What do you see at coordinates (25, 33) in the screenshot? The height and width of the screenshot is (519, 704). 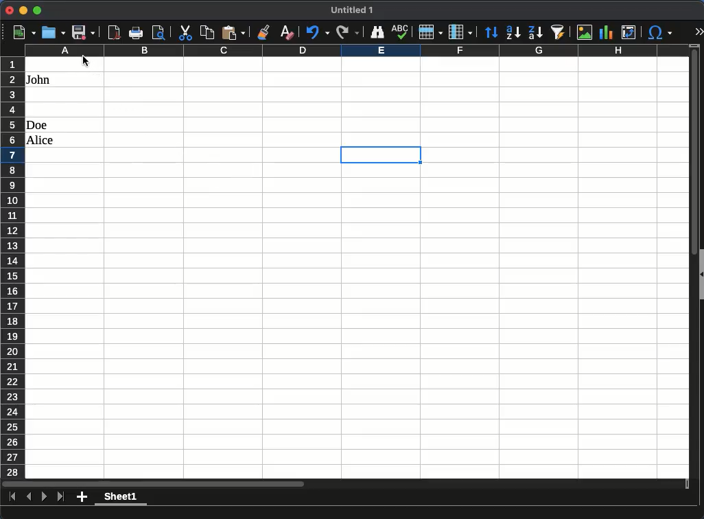 I see `new` at bounding box center [25, 33].